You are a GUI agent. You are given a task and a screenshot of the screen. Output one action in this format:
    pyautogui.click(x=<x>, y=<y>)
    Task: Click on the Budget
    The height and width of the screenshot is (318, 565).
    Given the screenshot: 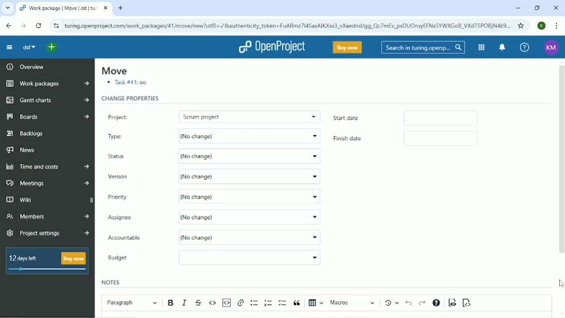 What is the action you would take?
    pyautogui.click(x=120, y=258)
    